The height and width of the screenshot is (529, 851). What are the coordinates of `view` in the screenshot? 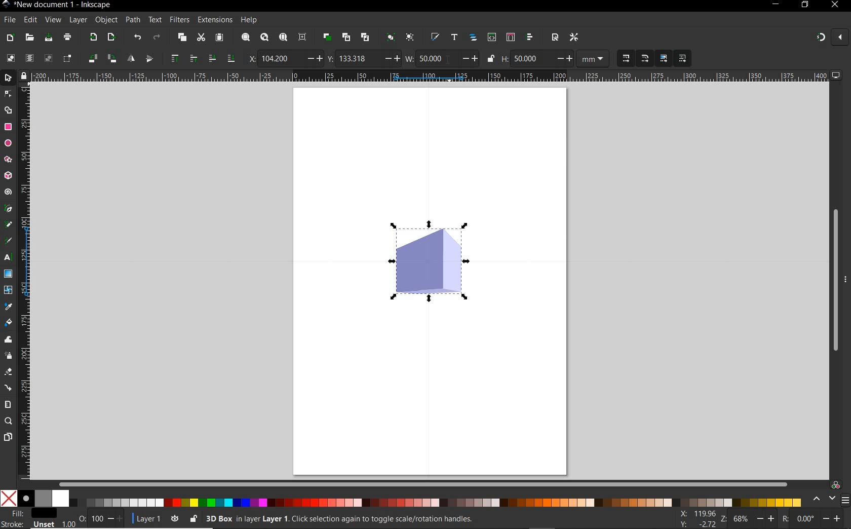 It's located at (53, 20).